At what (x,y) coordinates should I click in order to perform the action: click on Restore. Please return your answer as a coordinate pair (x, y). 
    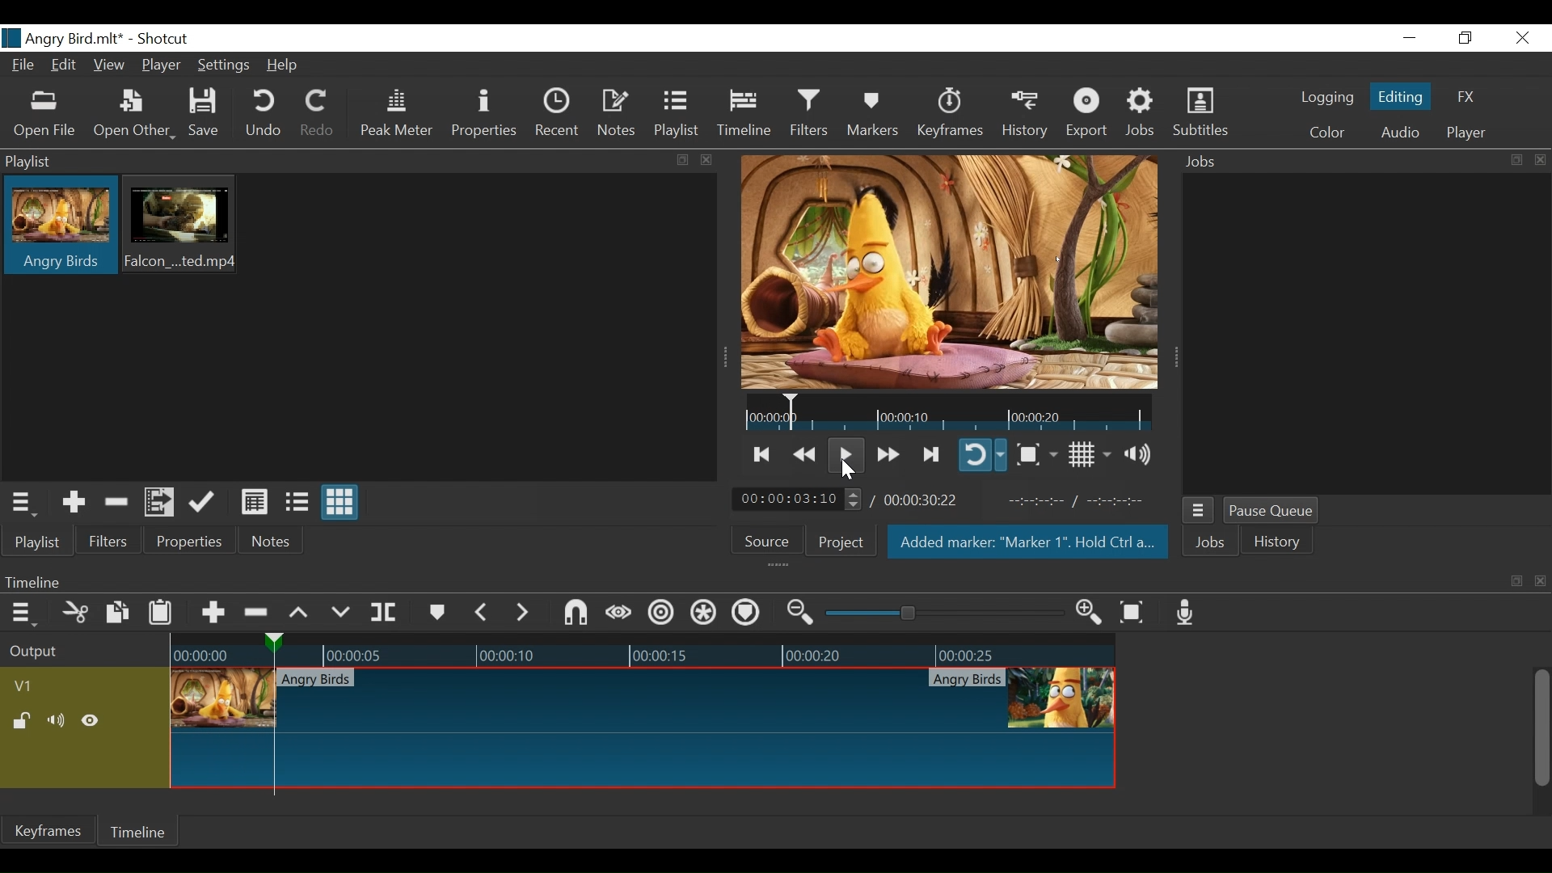
    Looking at the image, I should click on (1463, 38).